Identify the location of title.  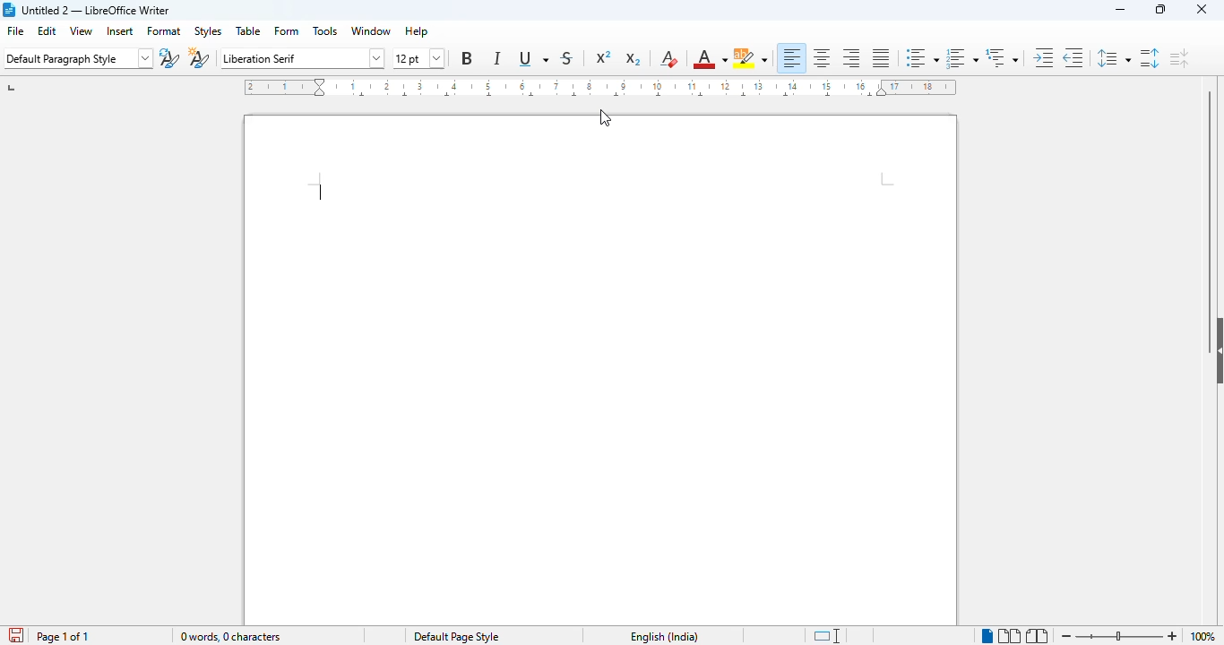
(97, 10).